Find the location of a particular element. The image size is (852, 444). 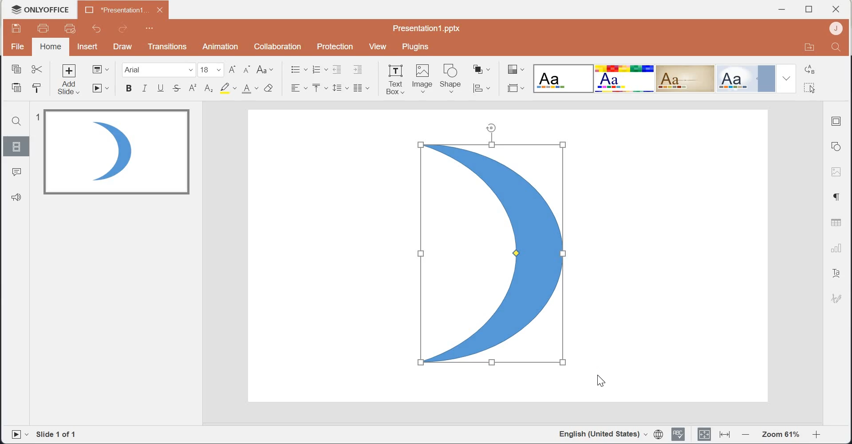

Superscript is located at coordinates (192, 88).